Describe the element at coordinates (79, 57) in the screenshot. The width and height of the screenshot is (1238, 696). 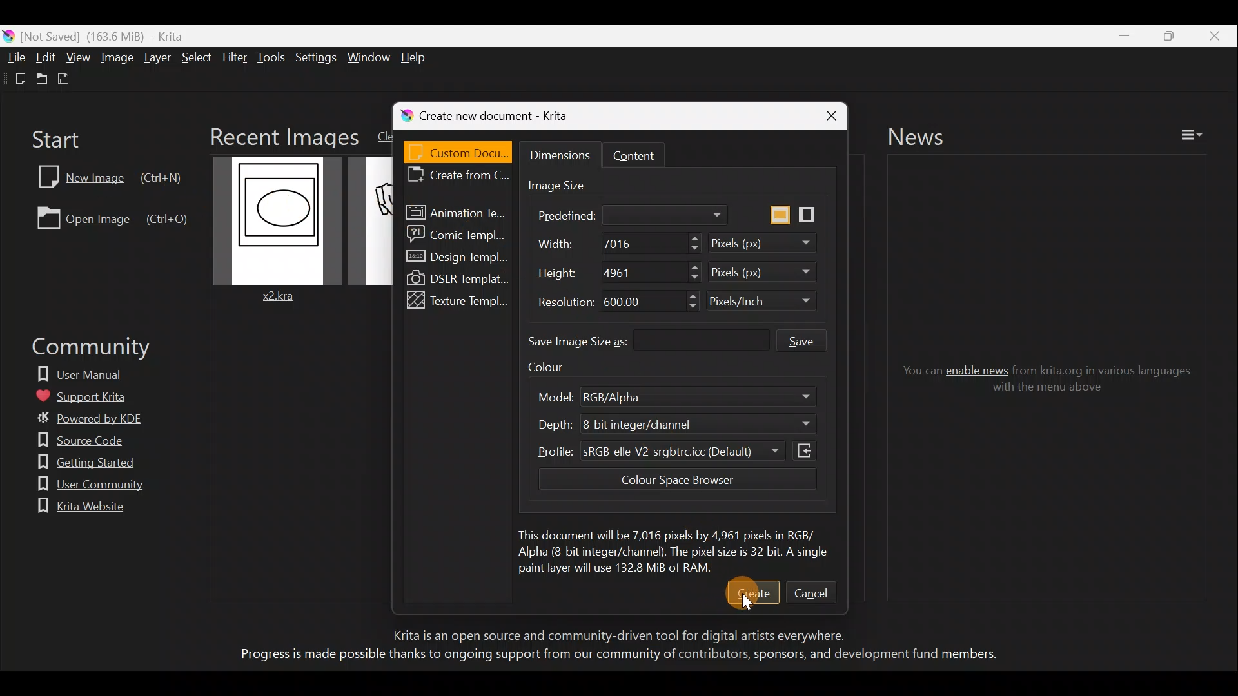
I see `View` at that location.